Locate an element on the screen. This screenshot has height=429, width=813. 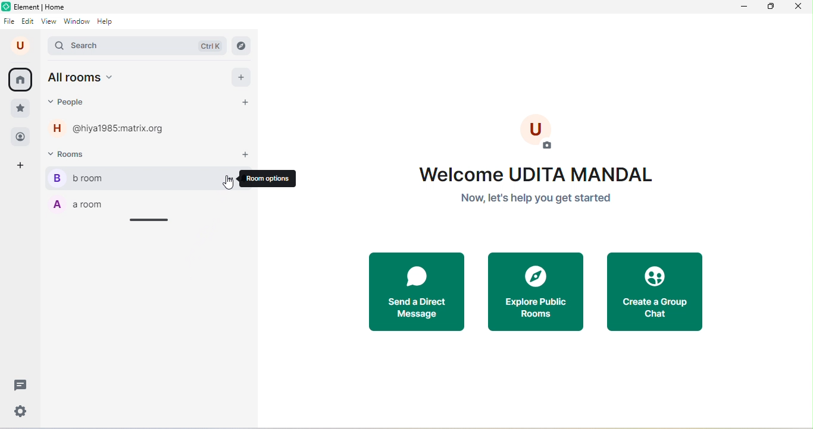
room options tooltips is located at coordinates (269, 179).